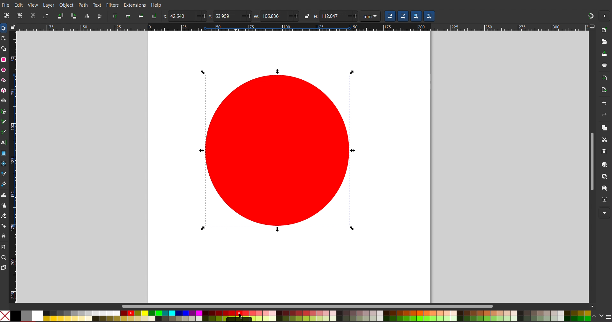 The height and width of the screenshot is (322, 612). I want to click on Y Coords, so click(212, 16).